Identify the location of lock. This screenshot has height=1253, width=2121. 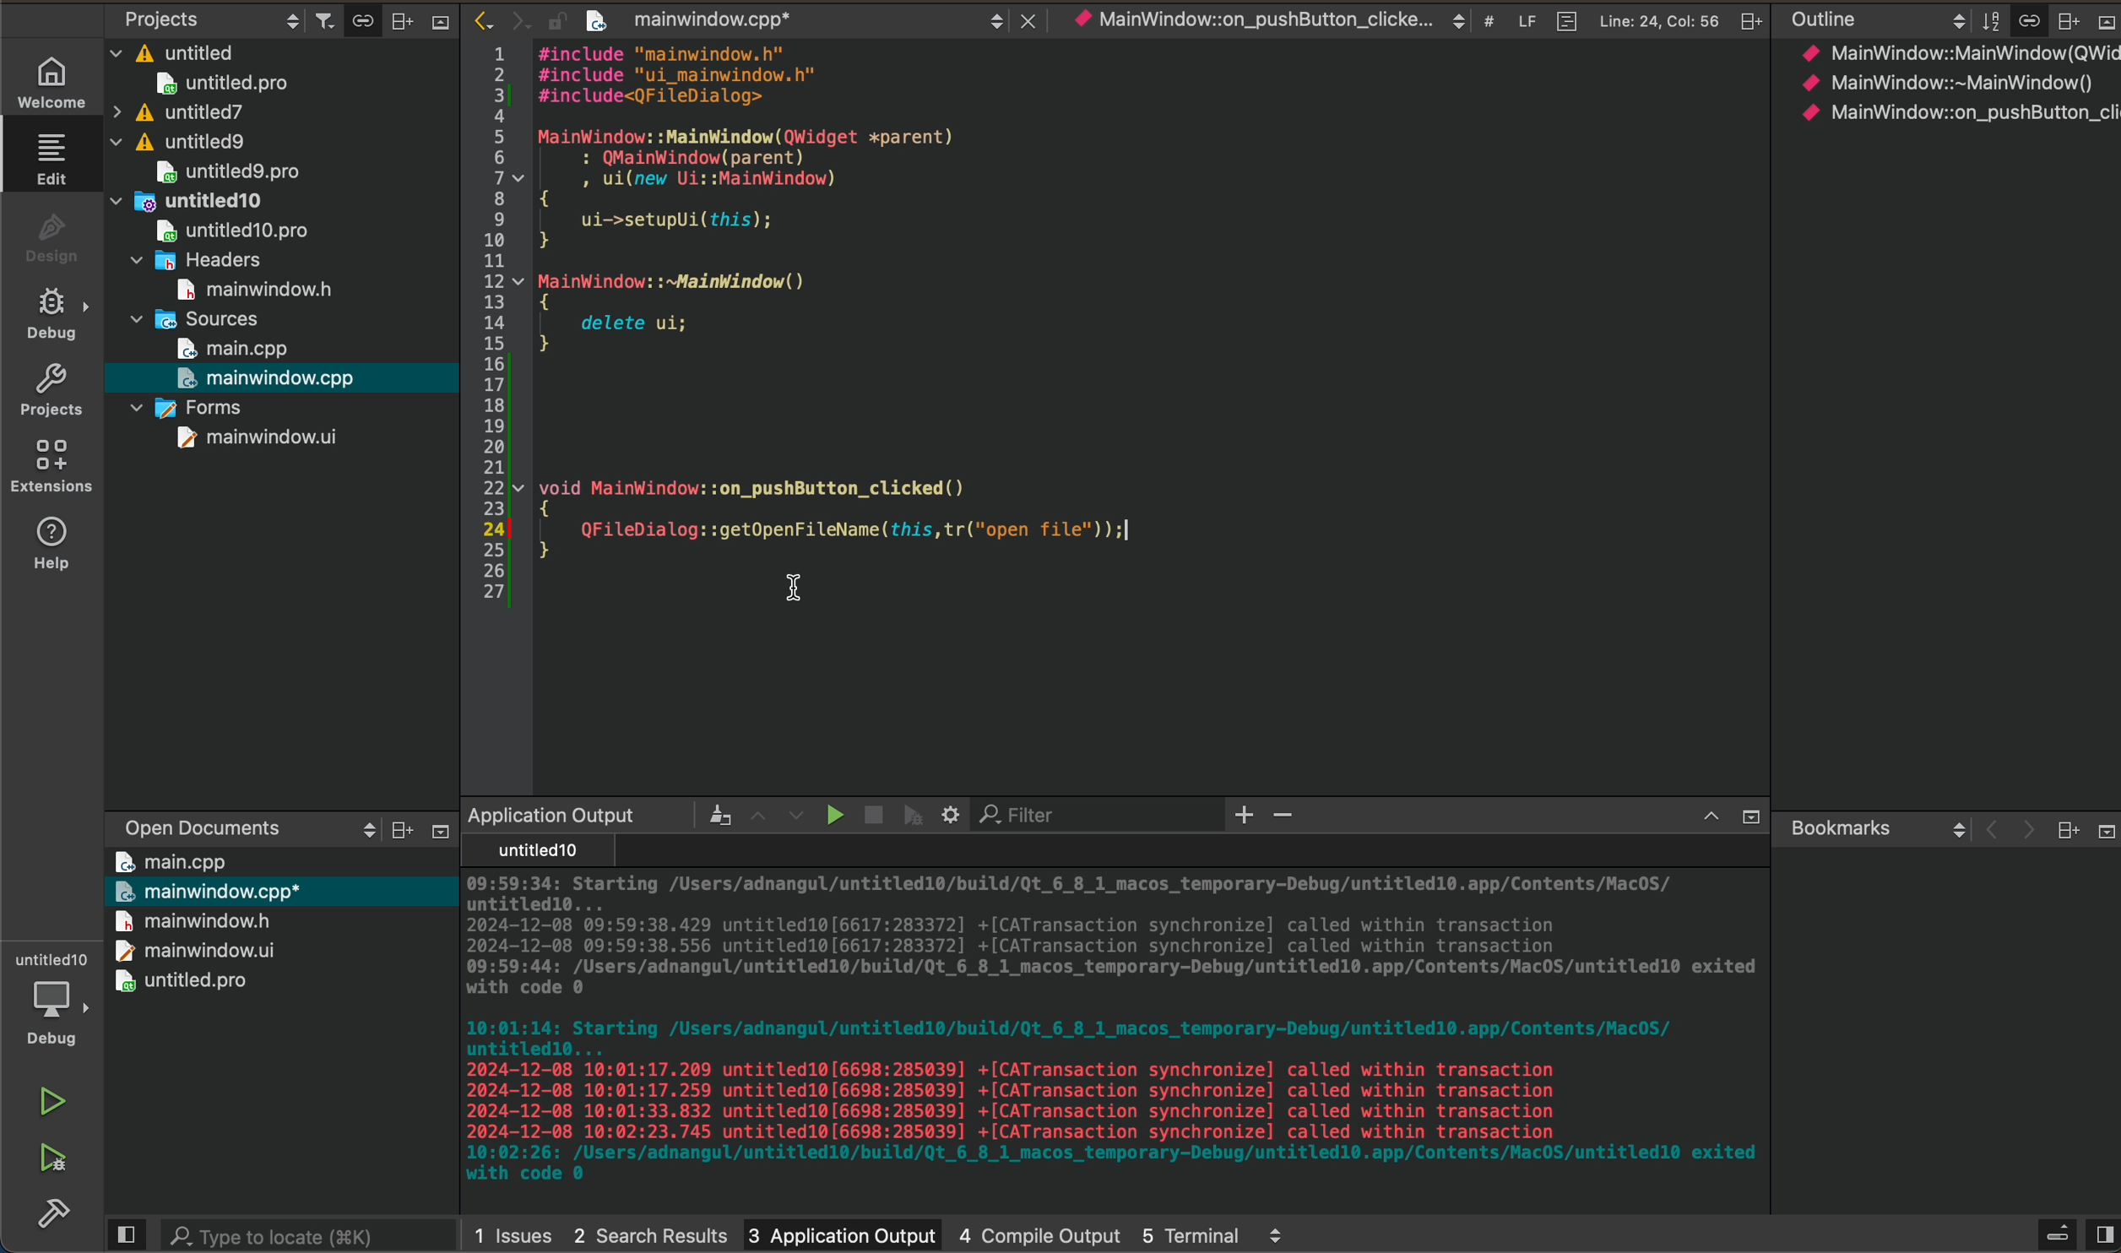
(547, 17).